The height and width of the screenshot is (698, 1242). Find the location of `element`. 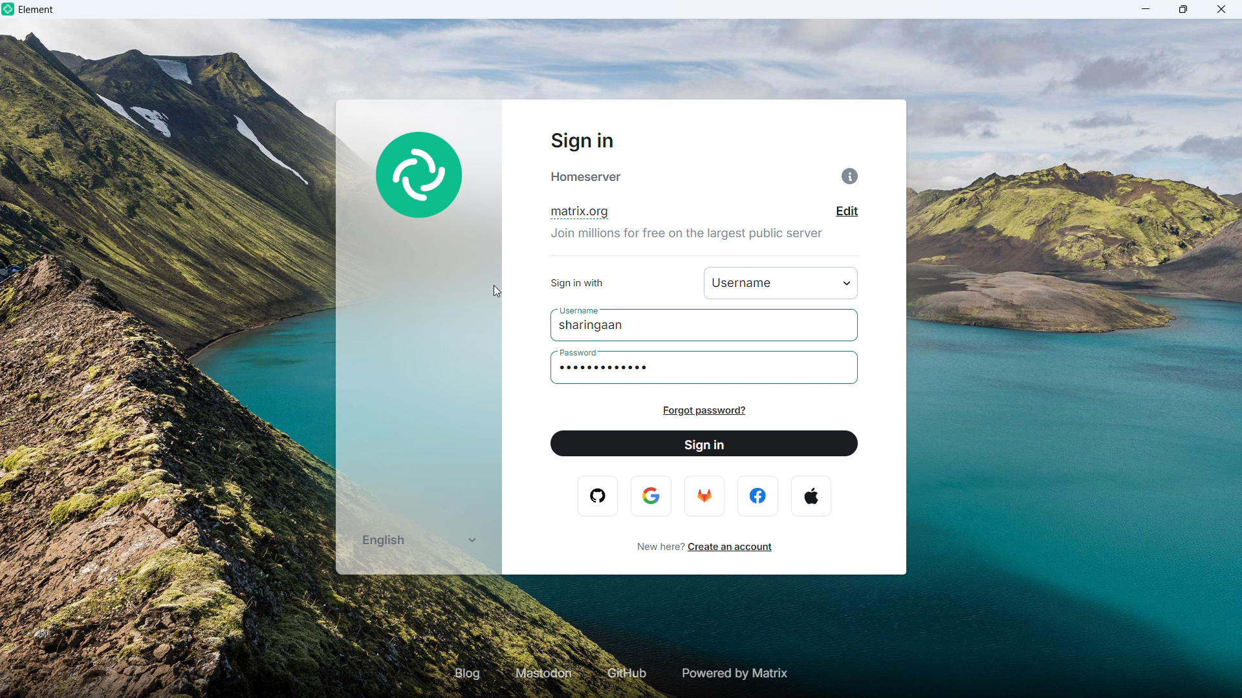

element is located at coordinates (37, 11).